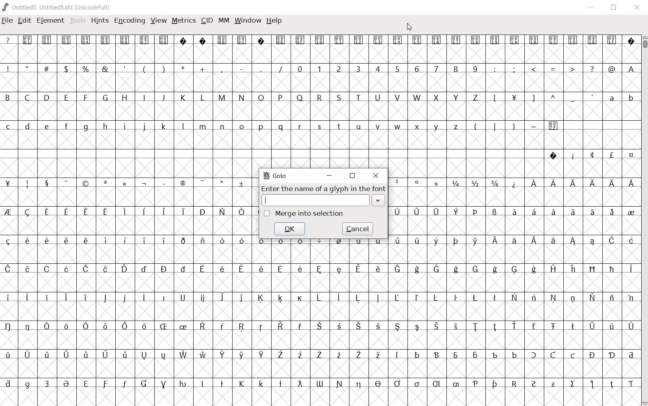 The image size is (648, 406). What do you see at coordinates (260, 40) in the screenshot?
I see `Symbol` at bounding box center [260, 40].